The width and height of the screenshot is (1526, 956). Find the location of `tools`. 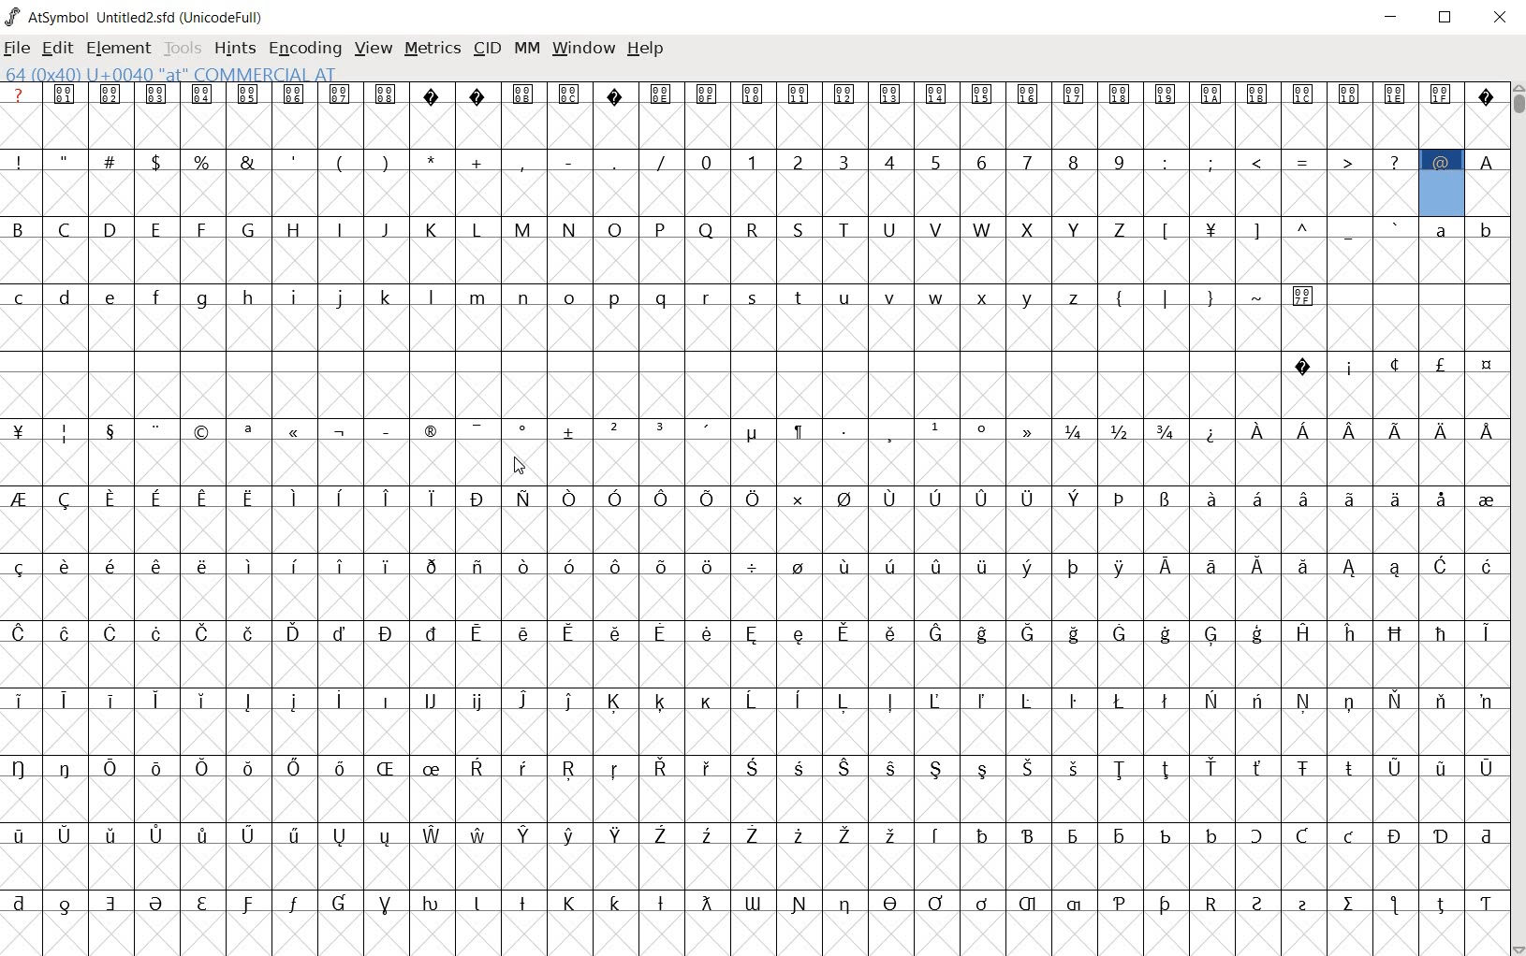

tools is located at coordinates (183, 48).